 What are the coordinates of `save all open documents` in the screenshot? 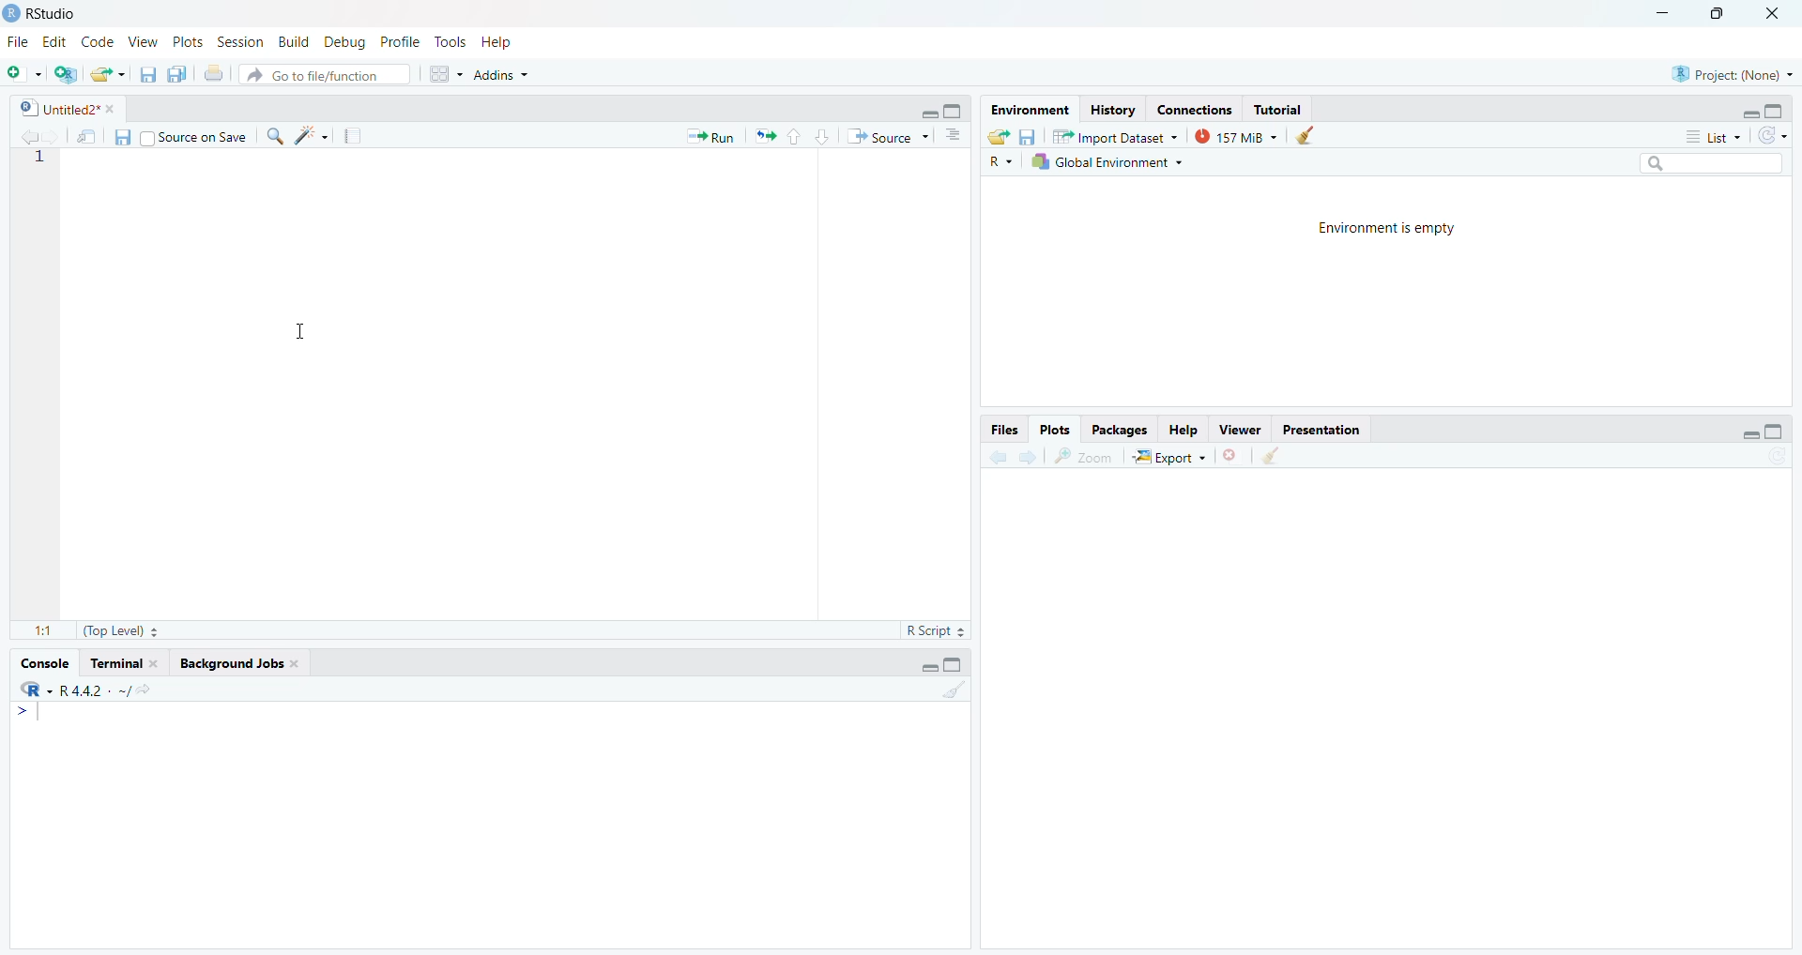 It's located at (175, 74).